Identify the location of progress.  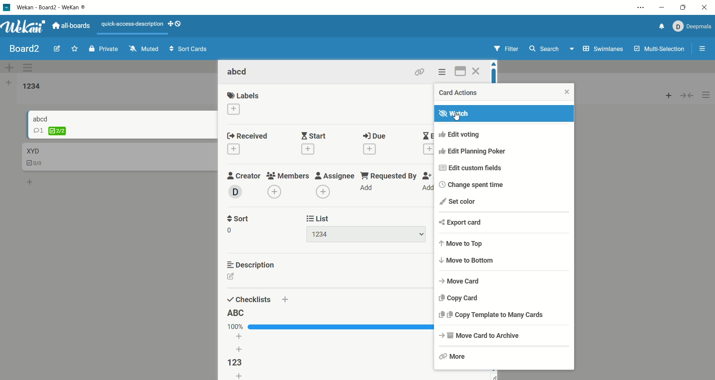
(326, 326).